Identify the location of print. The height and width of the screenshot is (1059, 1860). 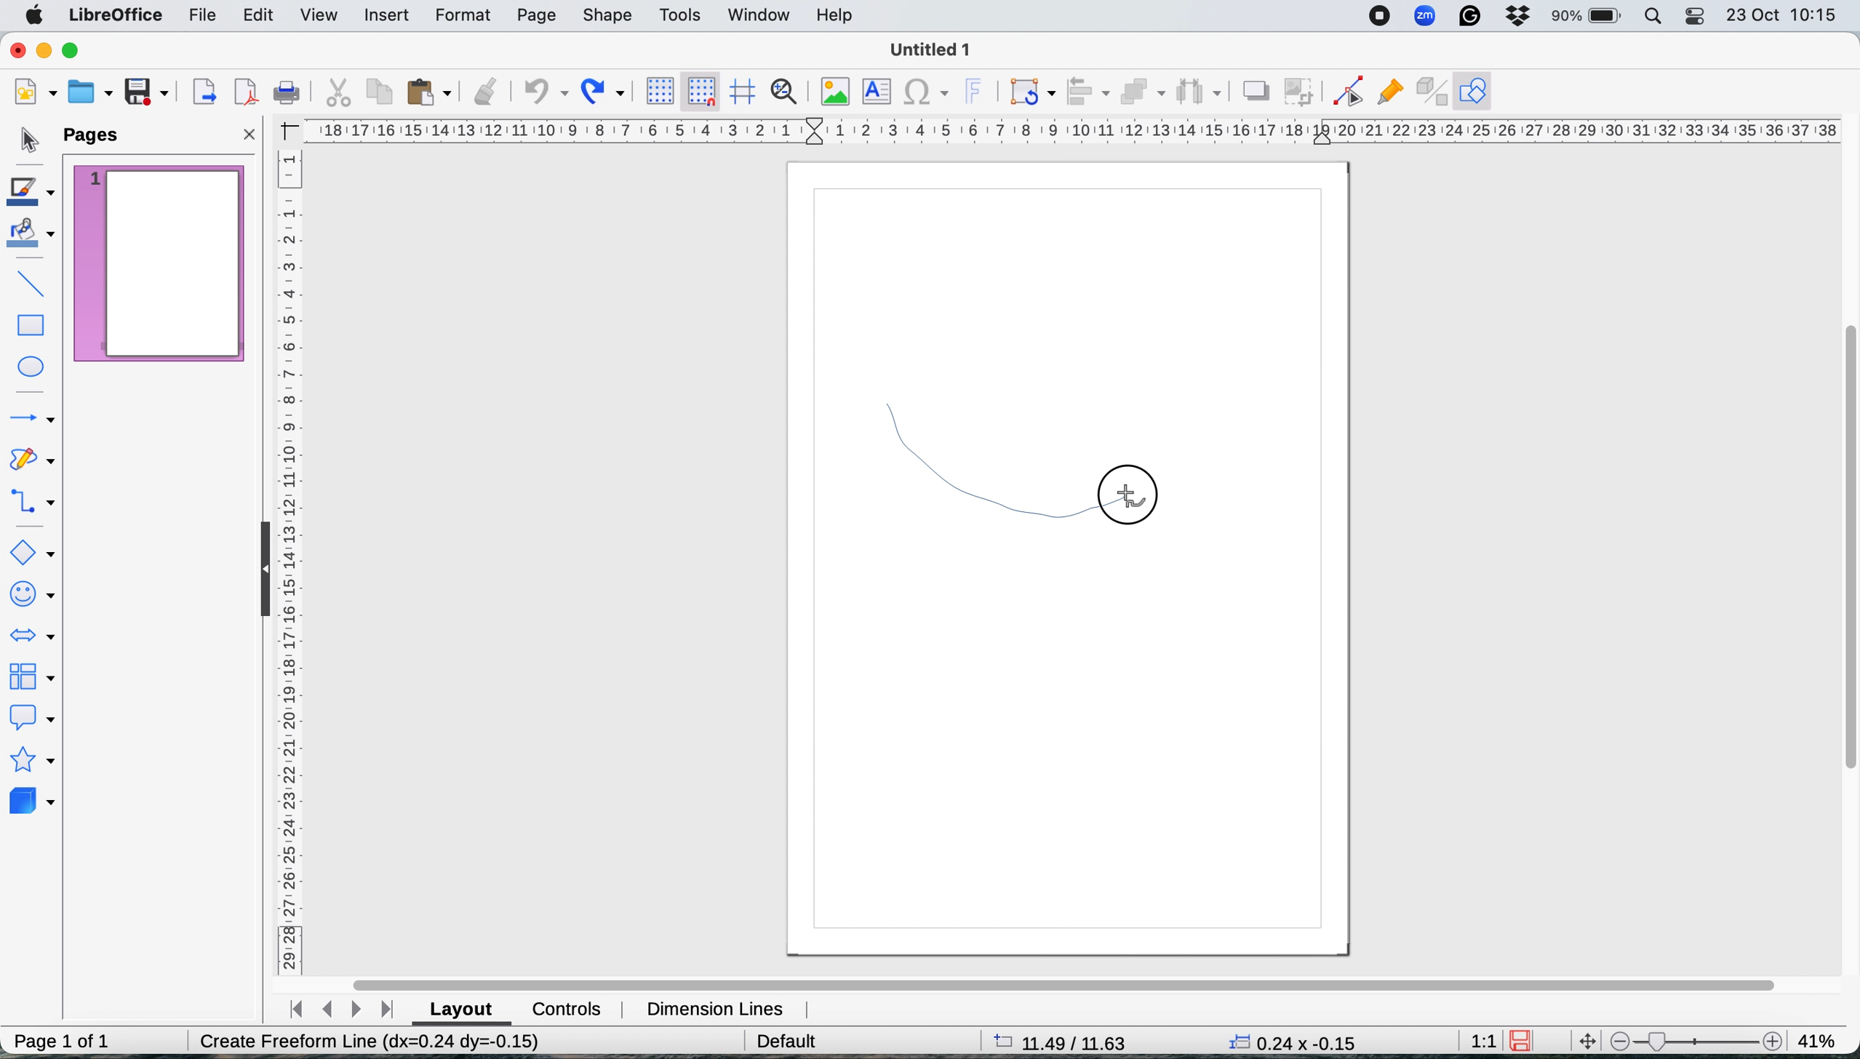
(287, 92).